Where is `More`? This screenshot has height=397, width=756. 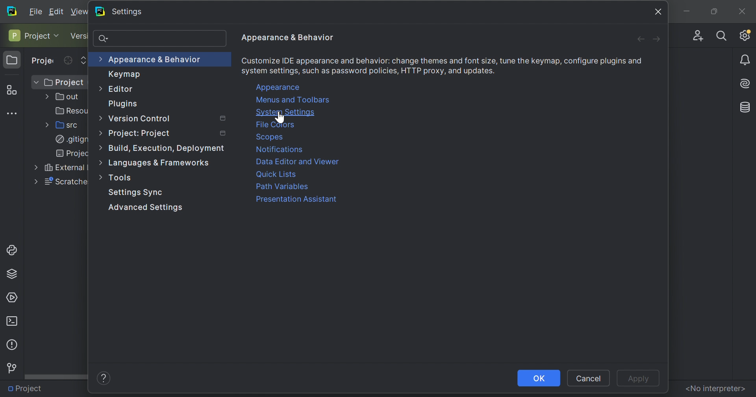
More is located at coordinates (33, 168).